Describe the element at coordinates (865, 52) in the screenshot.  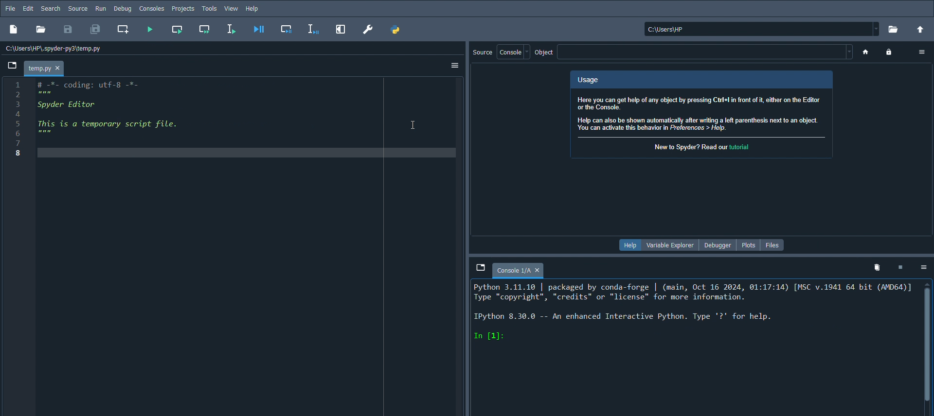
I see `Home` at that location.